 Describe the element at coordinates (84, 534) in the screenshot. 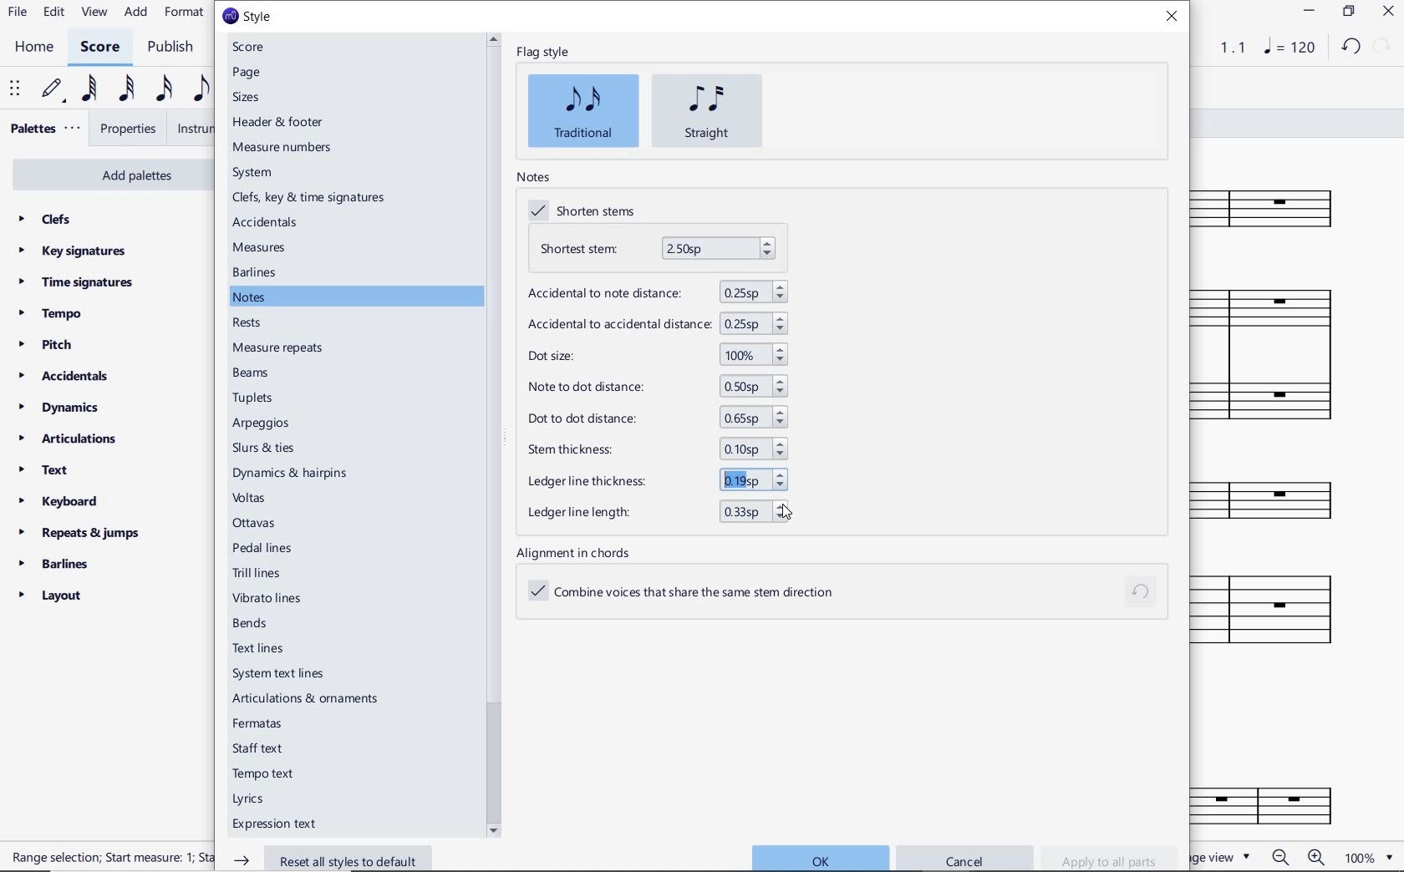

I see `repeats & jumps` at that location.